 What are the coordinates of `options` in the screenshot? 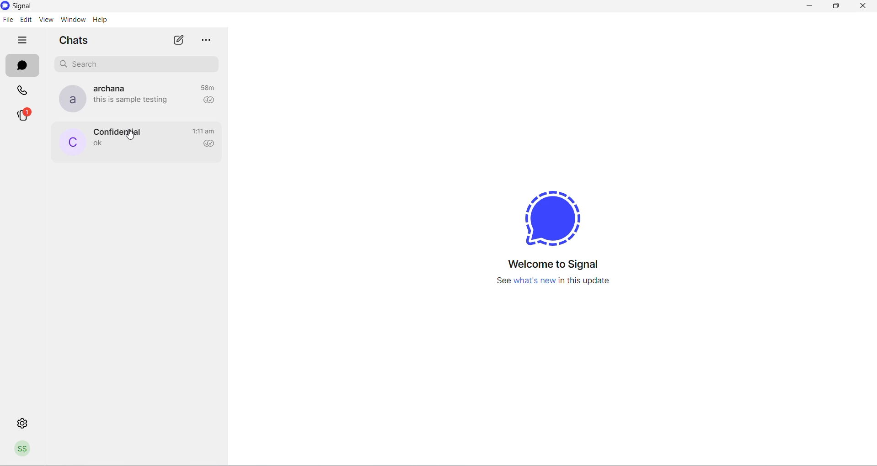 It's located at (207, 41).